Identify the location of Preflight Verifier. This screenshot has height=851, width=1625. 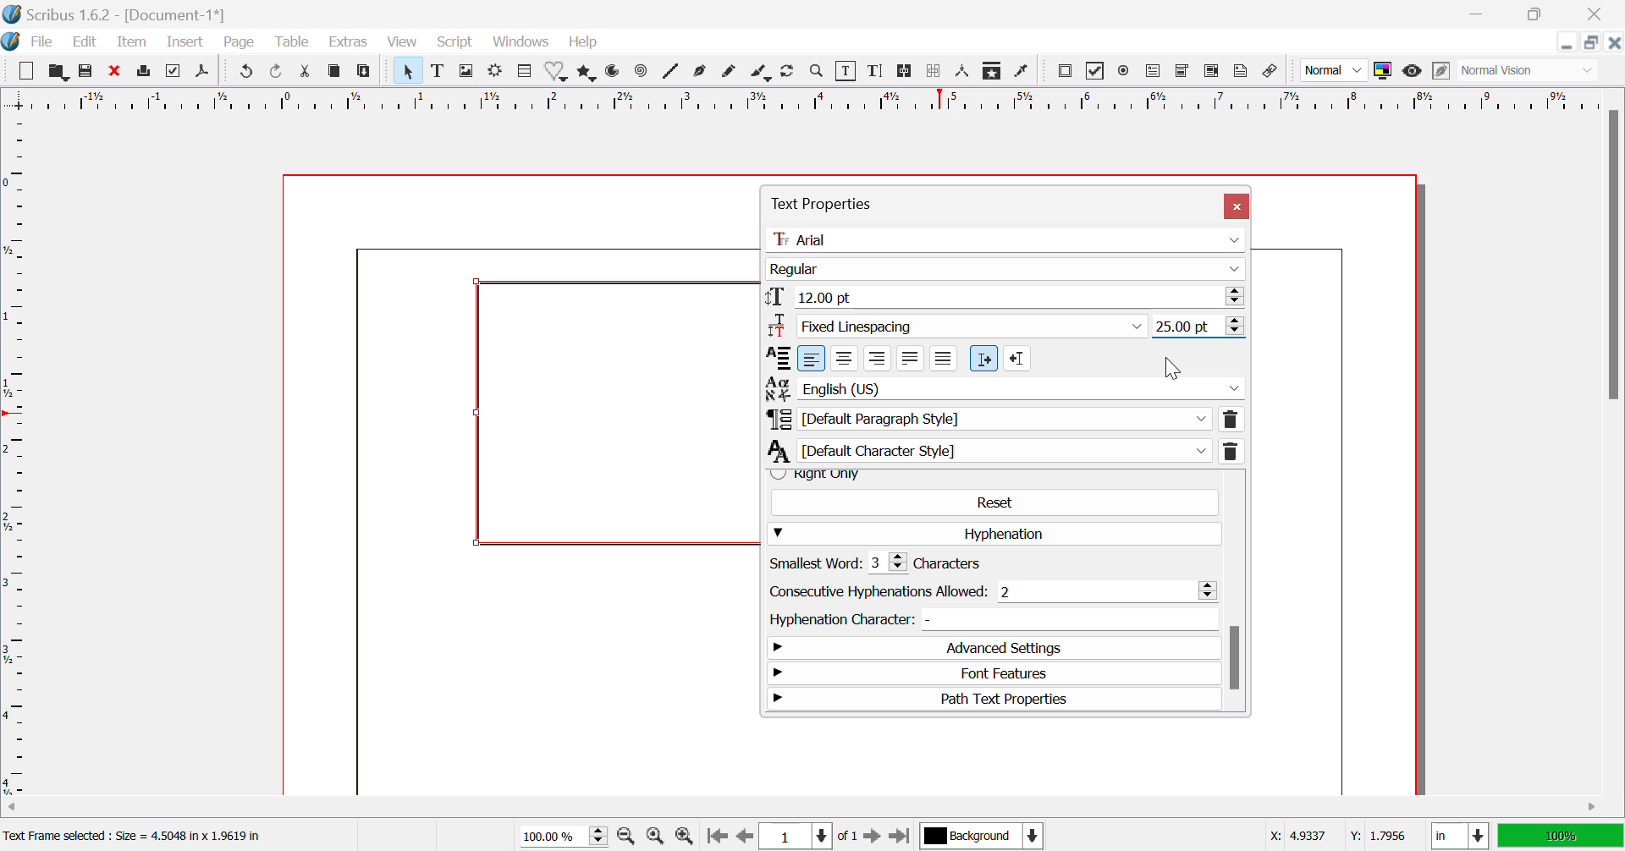
(174, 73).